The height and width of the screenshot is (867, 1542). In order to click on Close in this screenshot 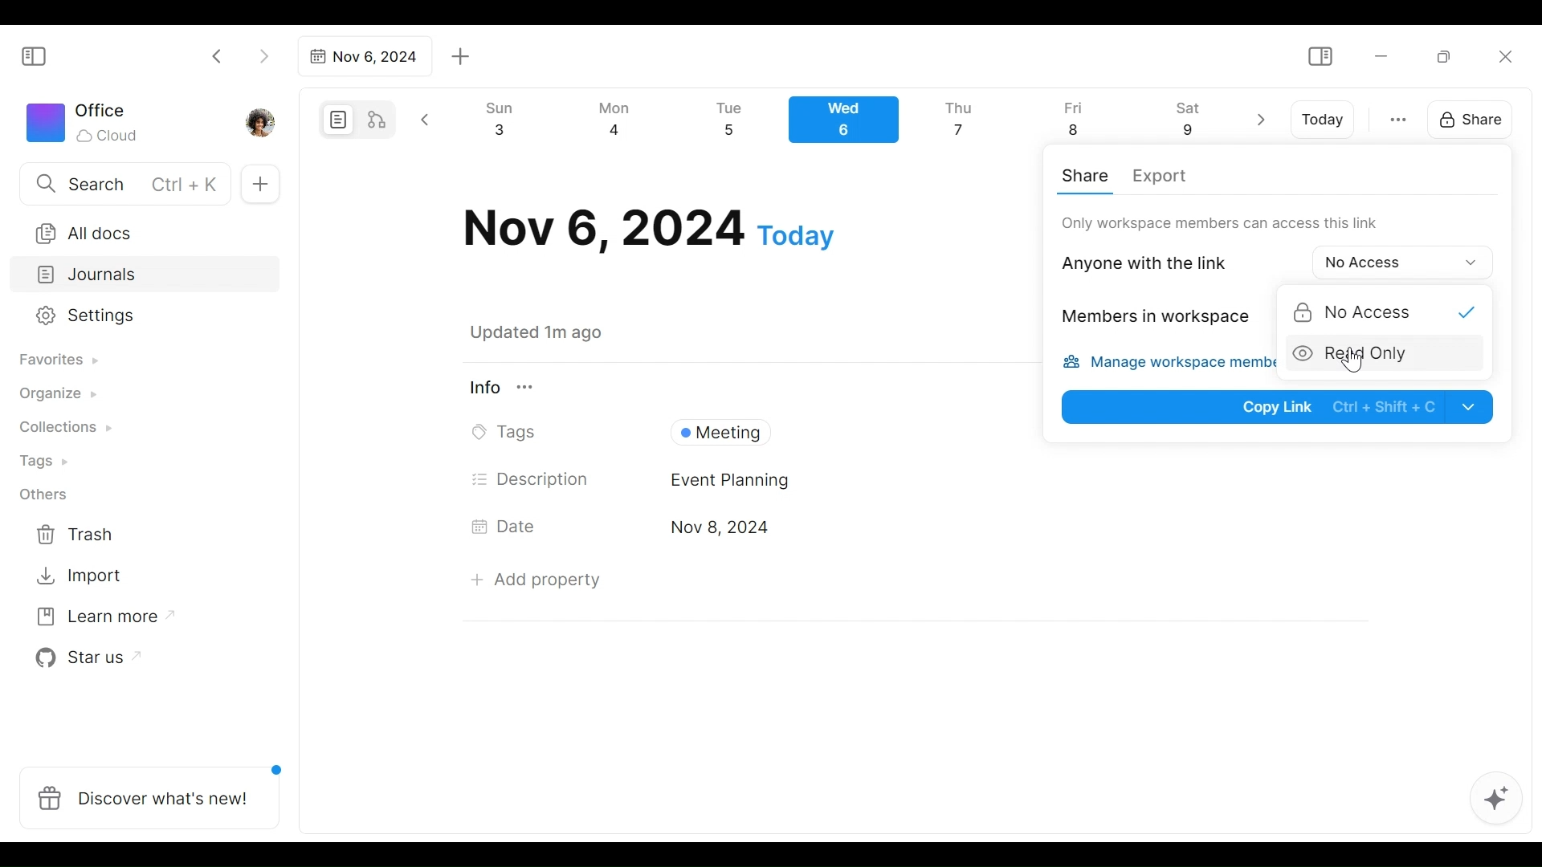, I will do `click(1504, 56)`.